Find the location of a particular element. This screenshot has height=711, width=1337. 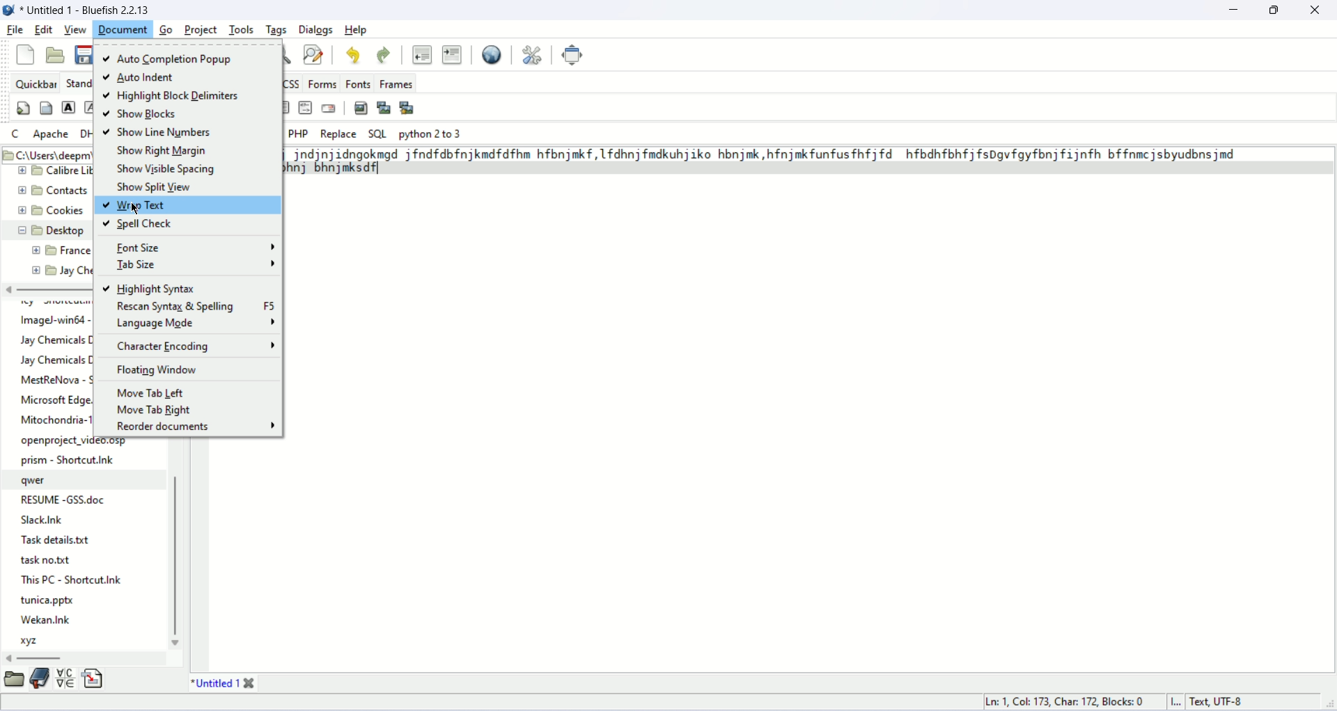

show visible spacing is located at coordinates (166, 168).